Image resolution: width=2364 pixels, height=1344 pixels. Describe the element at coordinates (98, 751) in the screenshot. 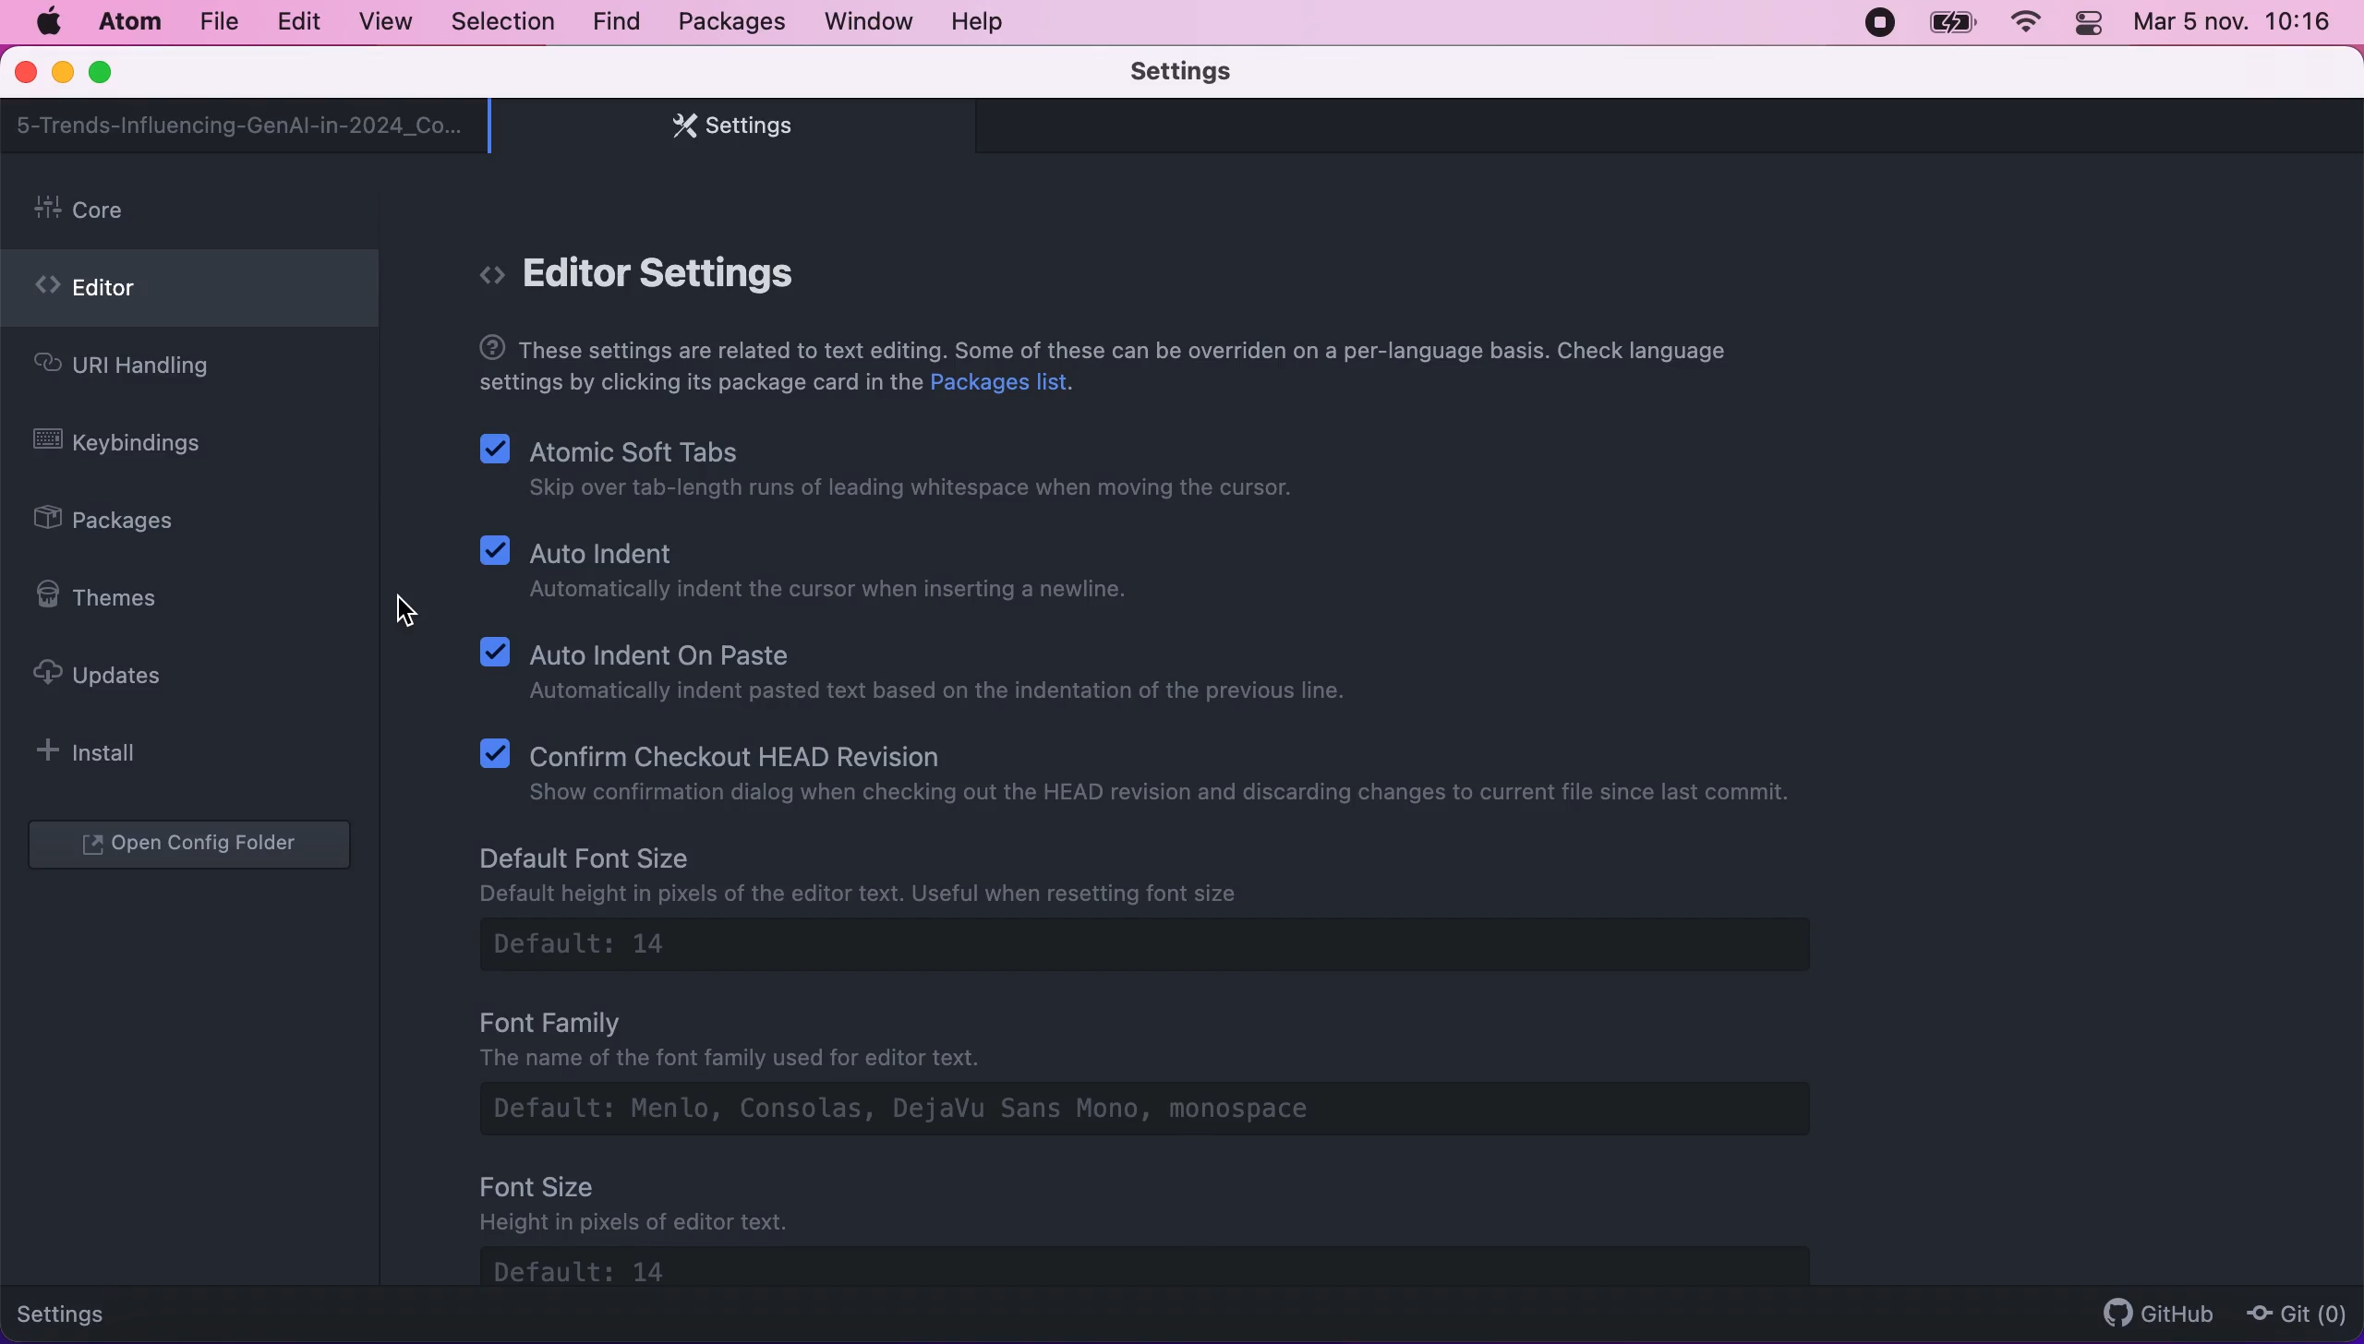

I see `install` at that location.